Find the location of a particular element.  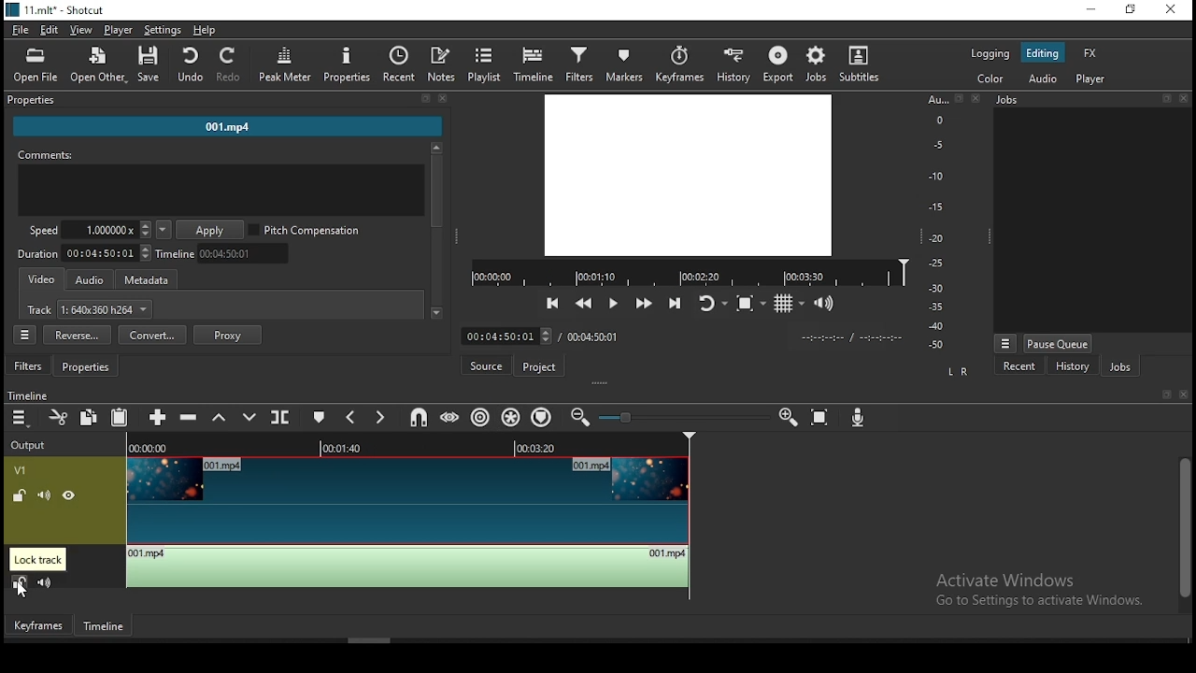

properties menu is located at coordinates (24, 335).